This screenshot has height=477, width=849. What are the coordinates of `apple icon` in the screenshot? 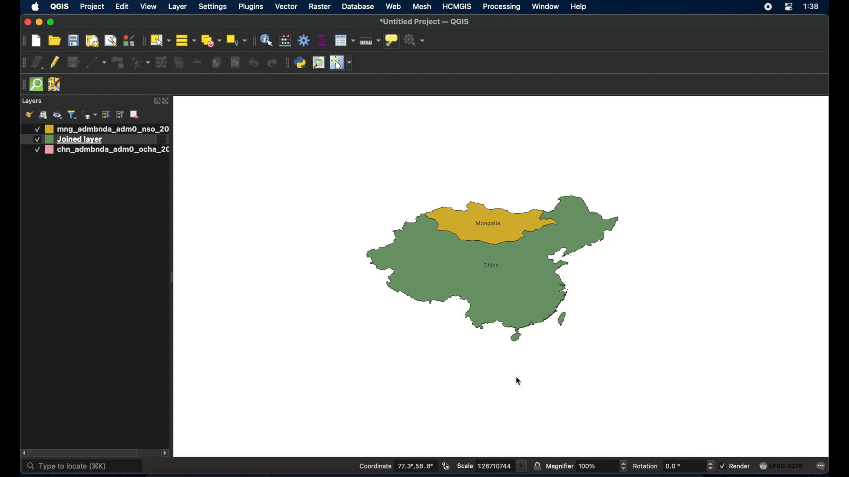 It's located at (35, 7).